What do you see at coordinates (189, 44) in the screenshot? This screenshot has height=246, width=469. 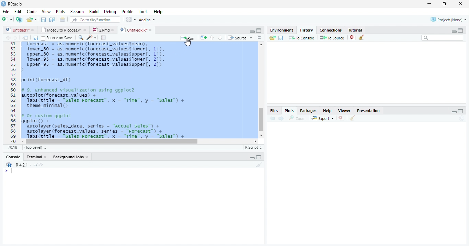 I see `Cursor` at bounding box center [189, 44].